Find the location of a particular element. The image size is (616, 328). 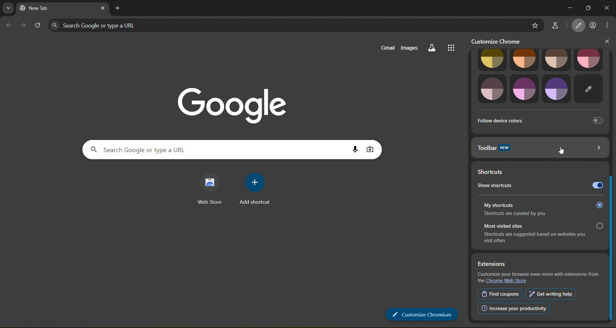

voice search is located at coordinates (354, 148).